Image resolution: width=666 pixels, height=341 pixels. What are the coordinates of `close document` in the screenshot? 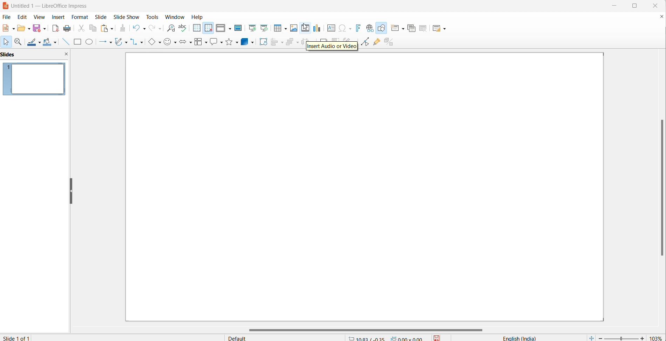 It's located at (660, 18).